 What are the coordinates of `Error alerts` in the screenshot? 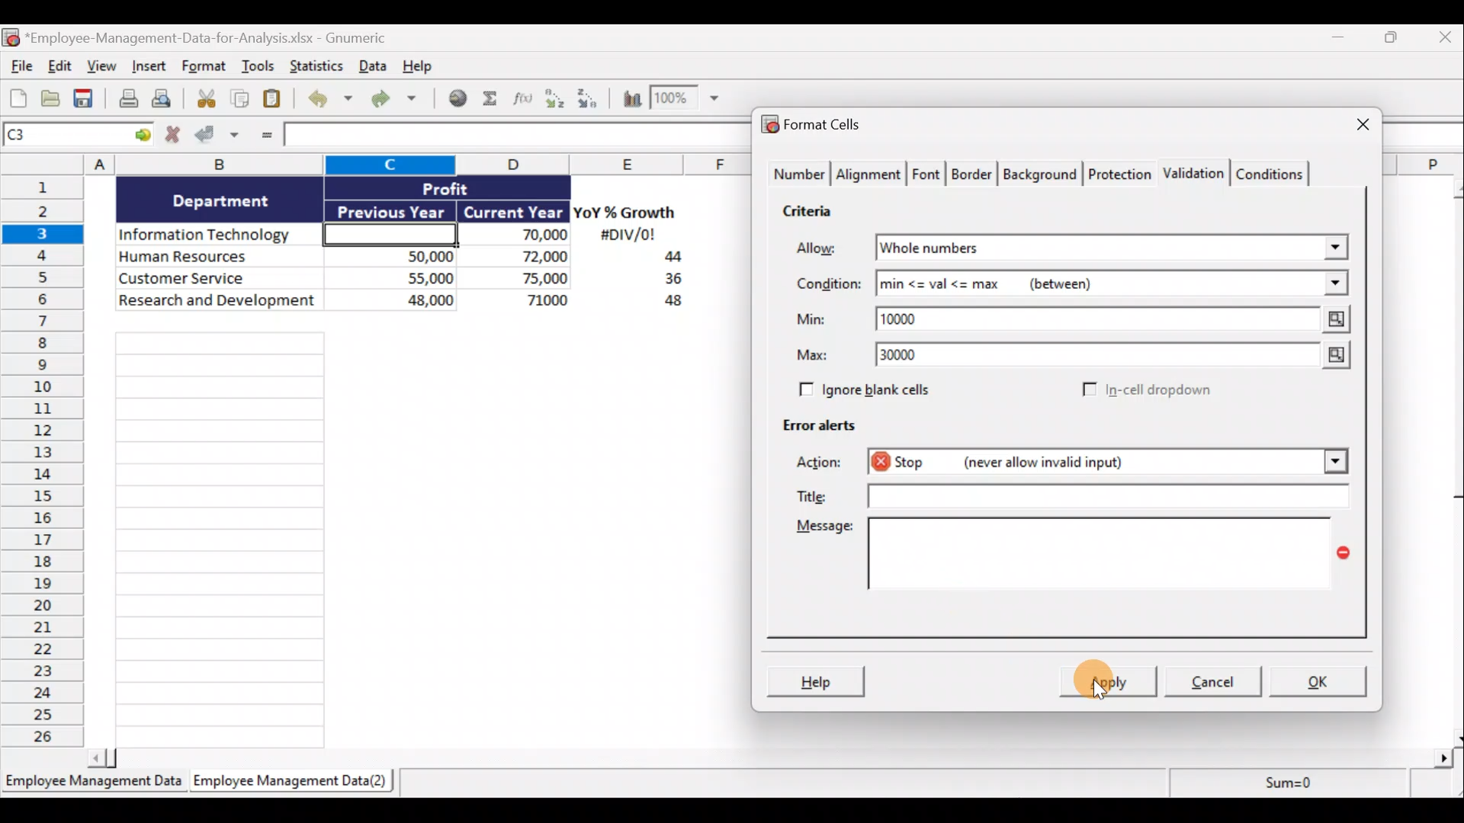 It's located at (825, 432).